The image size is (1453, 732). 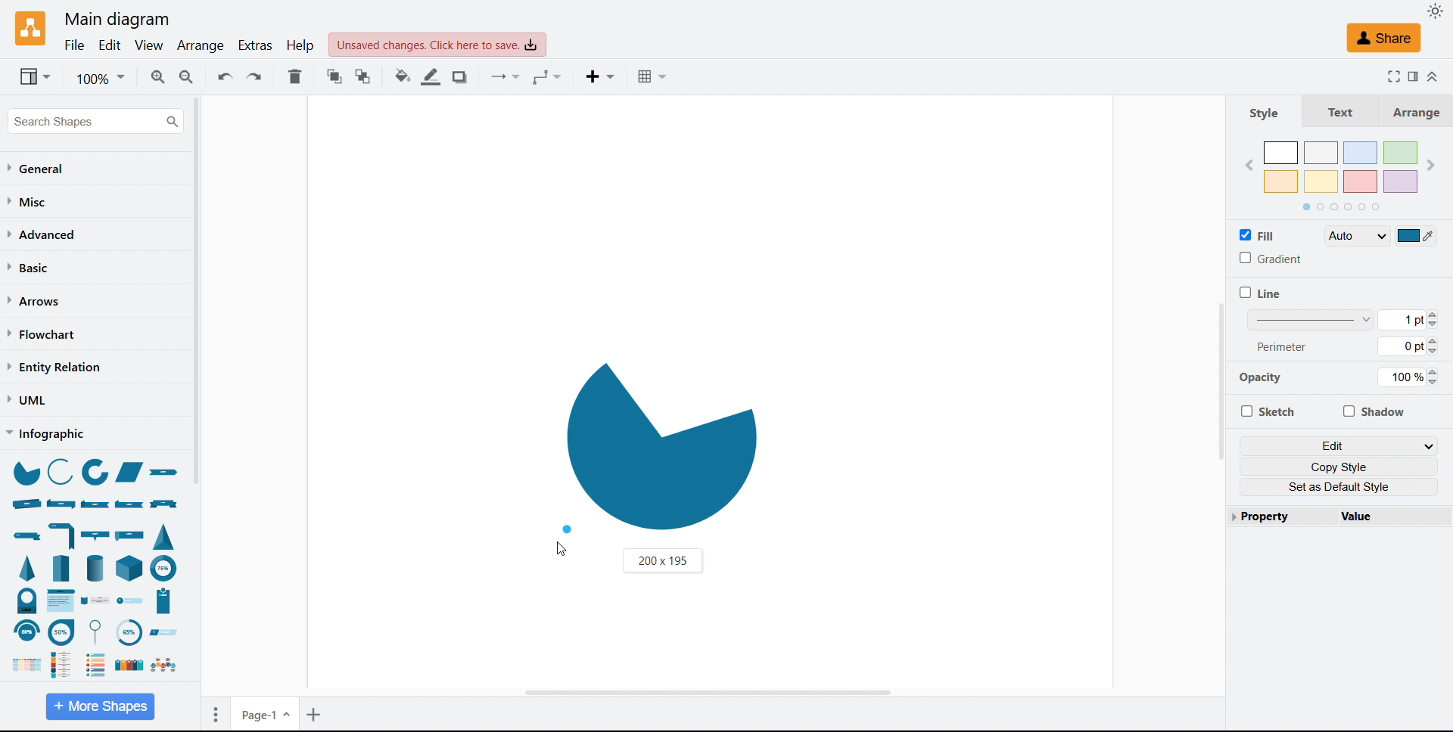 I want to click on Unsaved change click to save , so click(x=437, y=45).